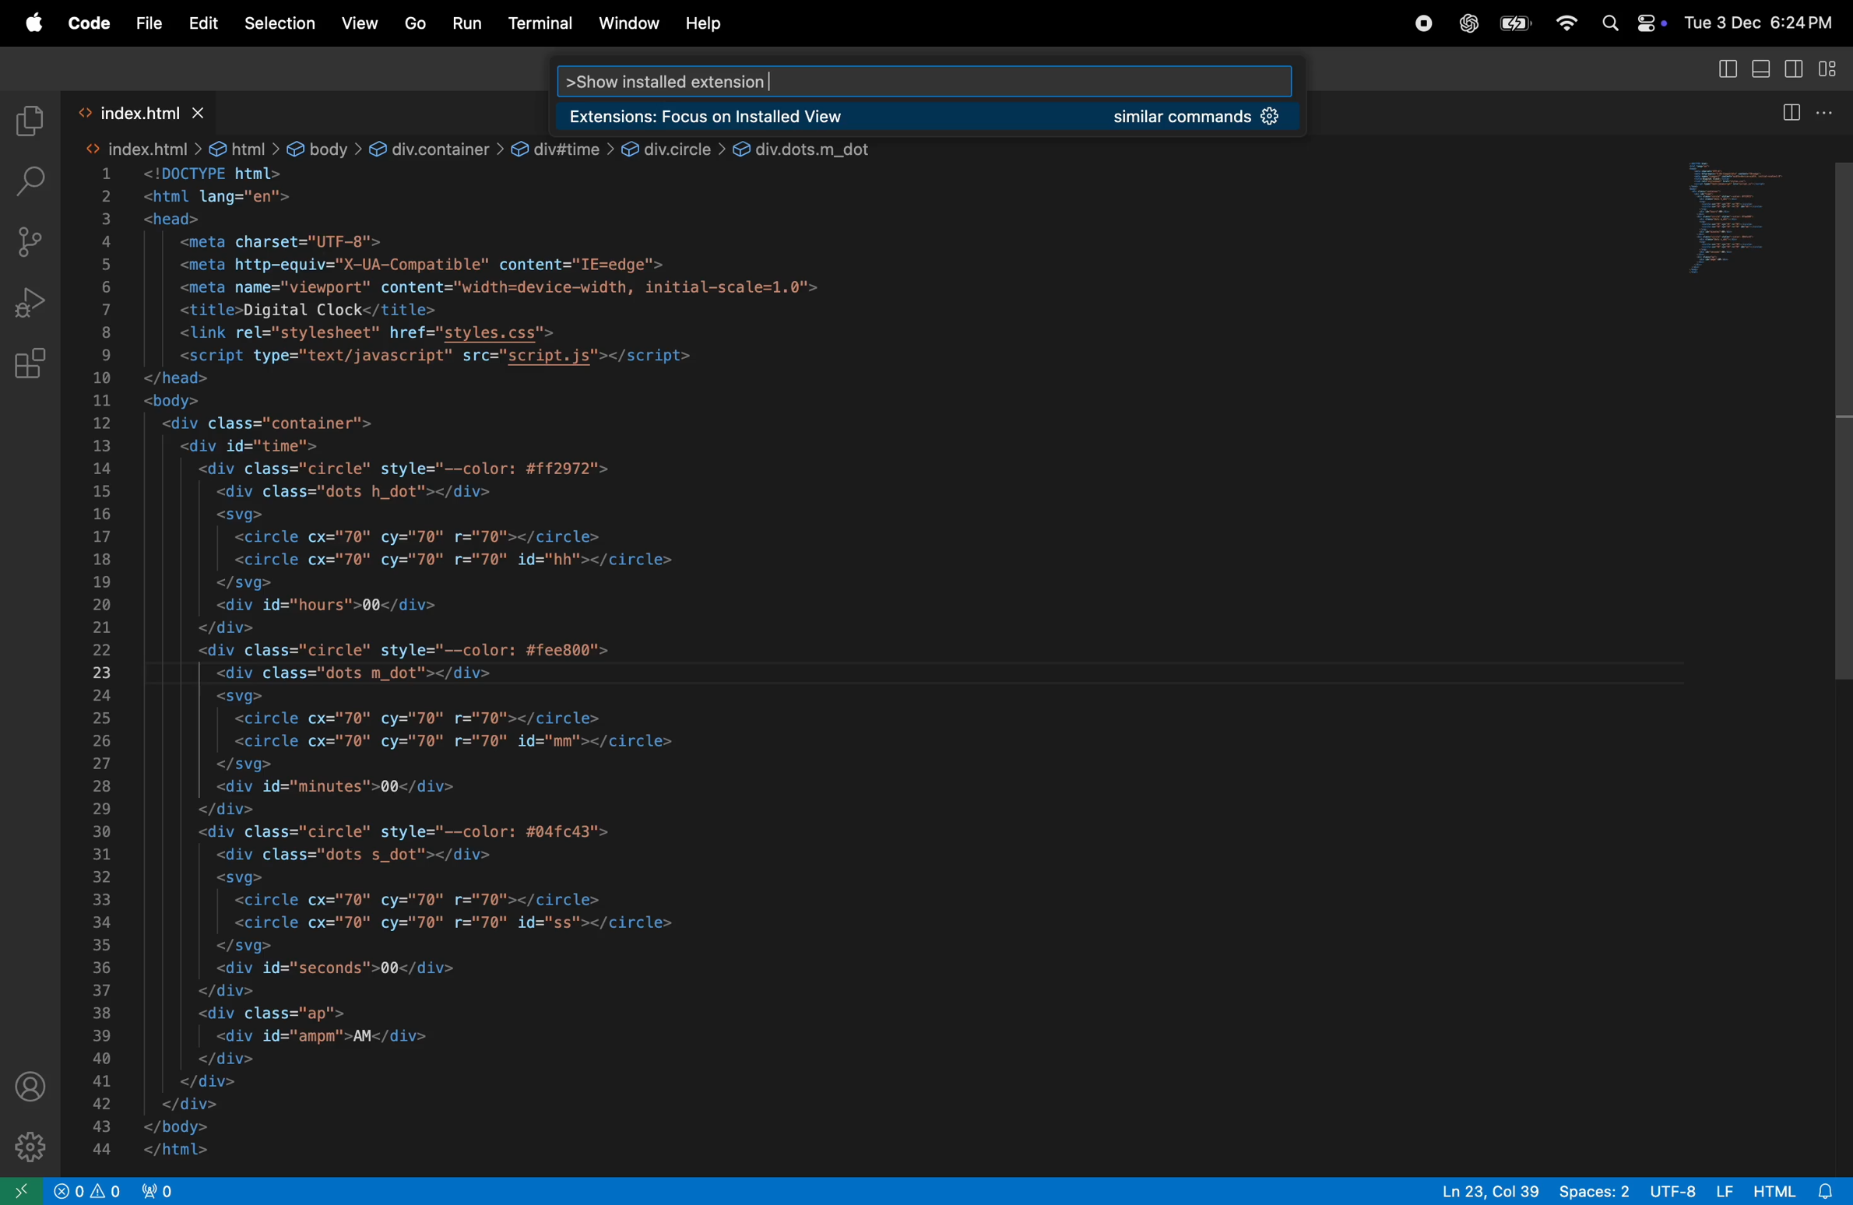  I want to click on record, so click(1422, 24).